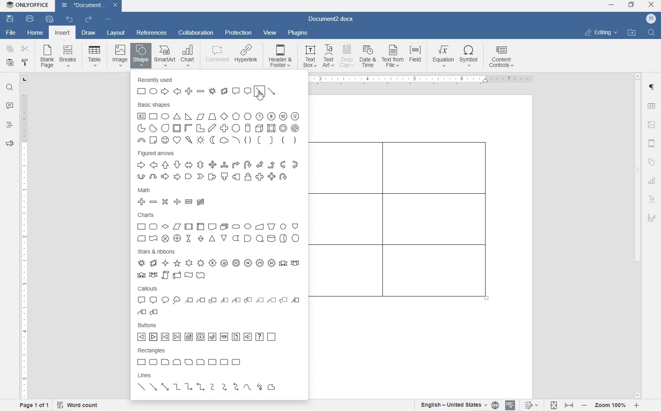 The width and height of the screenshot is (661, 411). What do you see at coordinates (562, 405) in the screenshot?
I see `fit to page or width` at bounding box center [562, 405].